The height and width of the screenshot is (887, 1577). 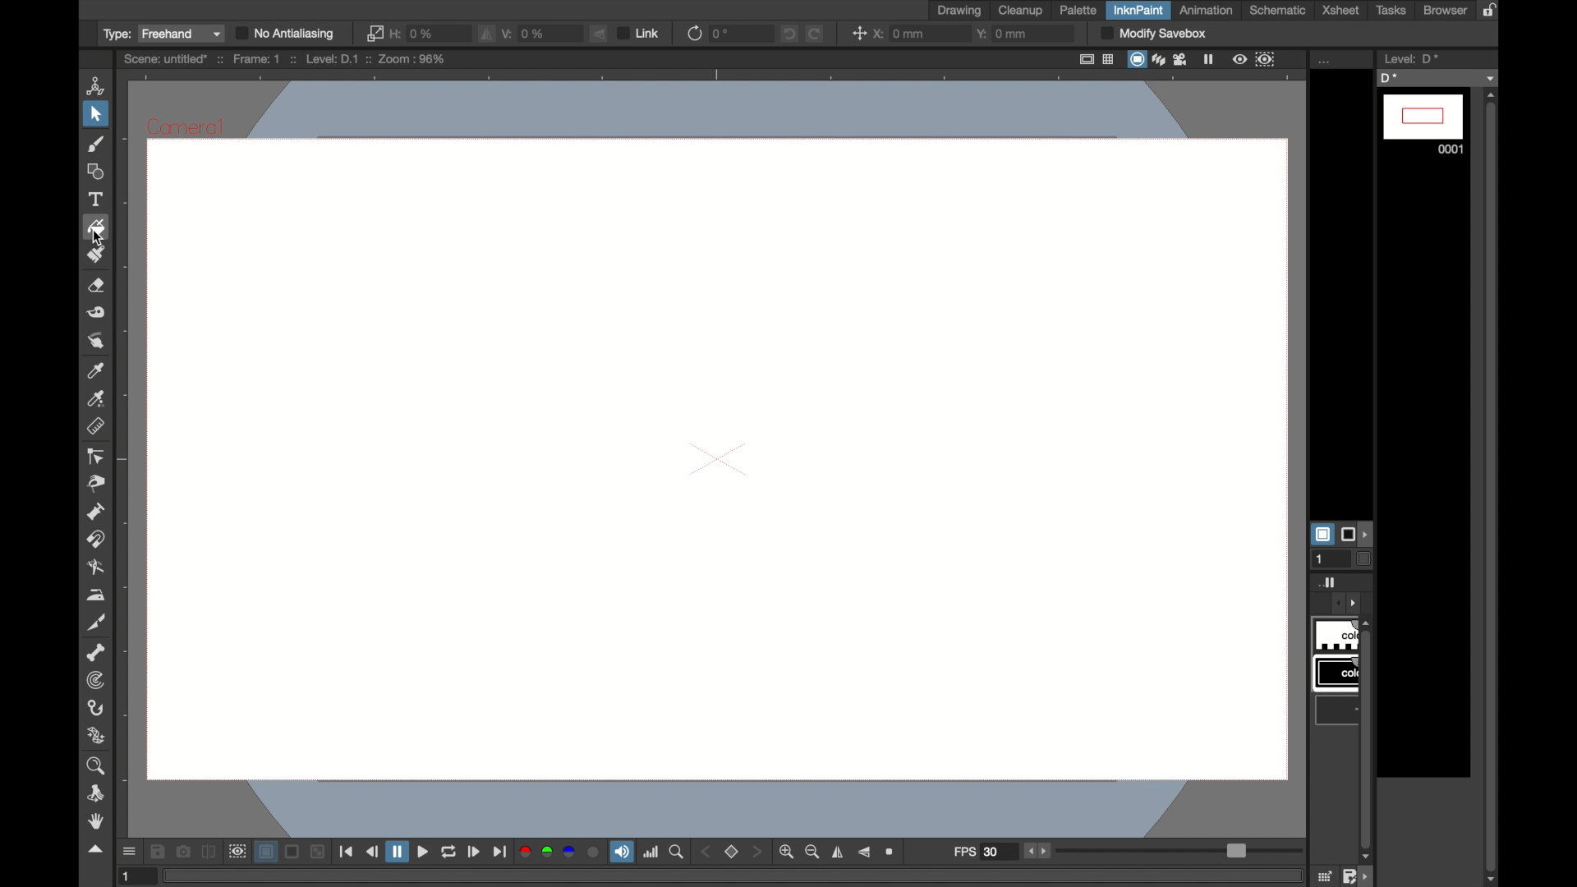 I want to click on scene: untitle* :: Frame: 1 :: Level: D.1 :: Zoom: 50%, so click(x=283, y=59).